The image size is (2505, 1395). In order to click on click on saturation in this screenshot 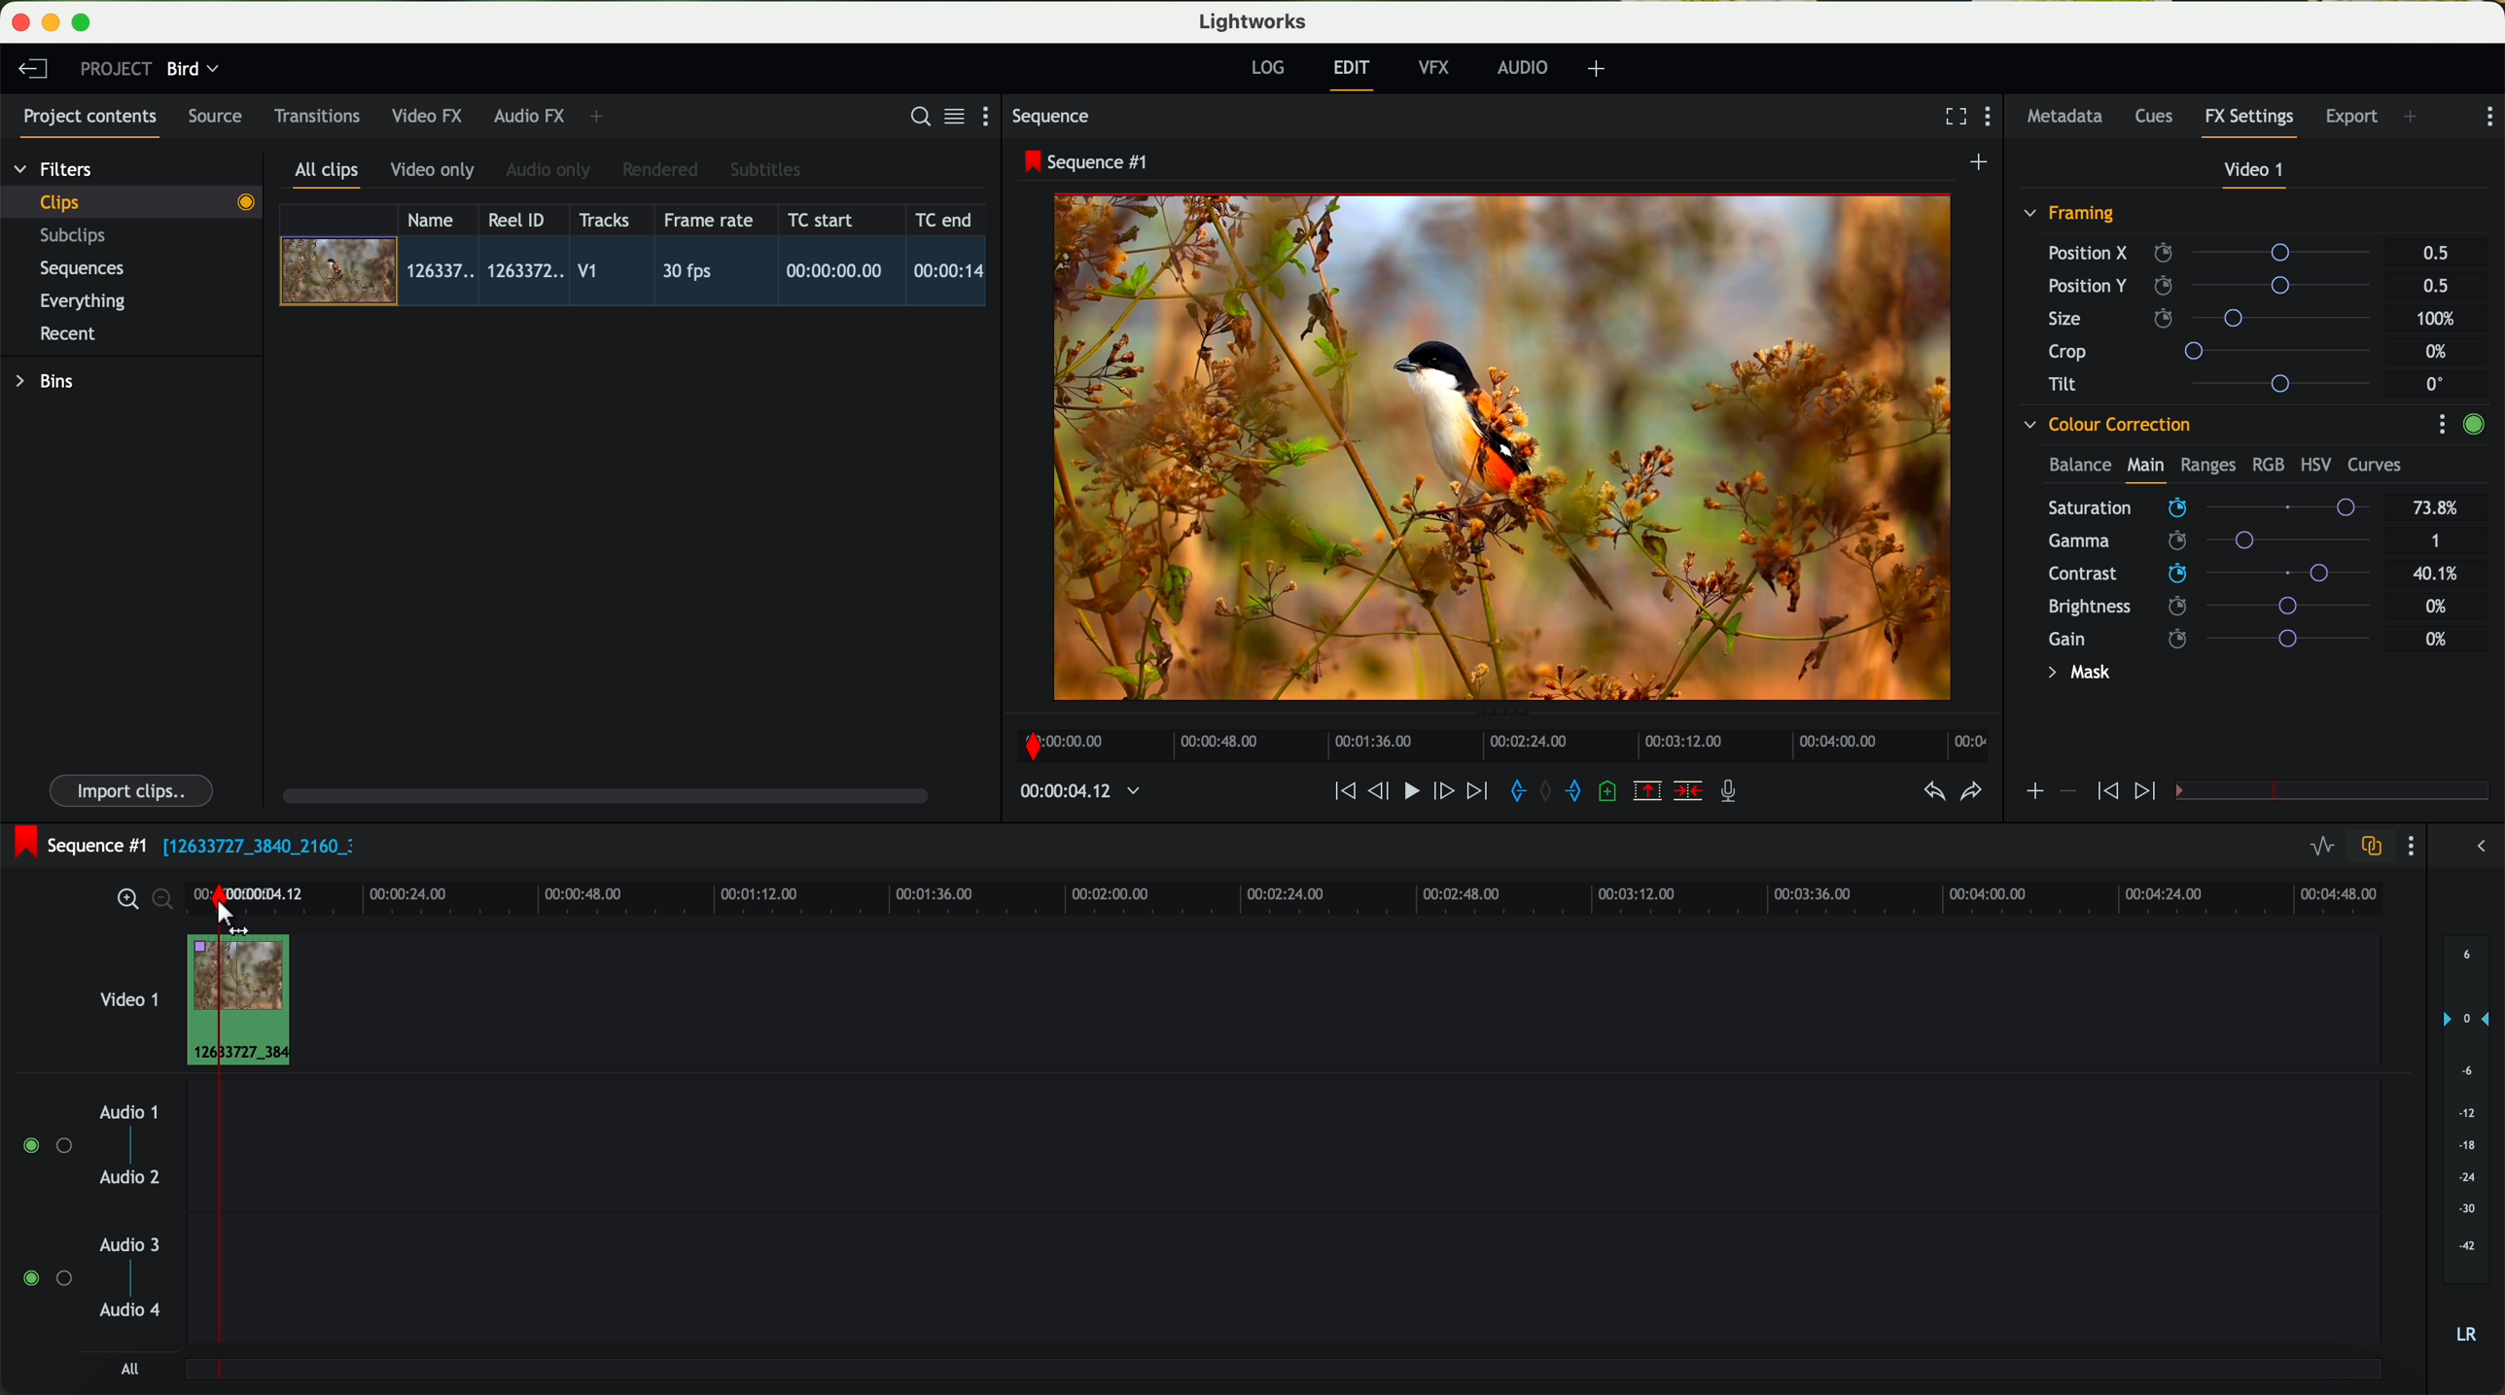, I will do `click(2200, 543)`.